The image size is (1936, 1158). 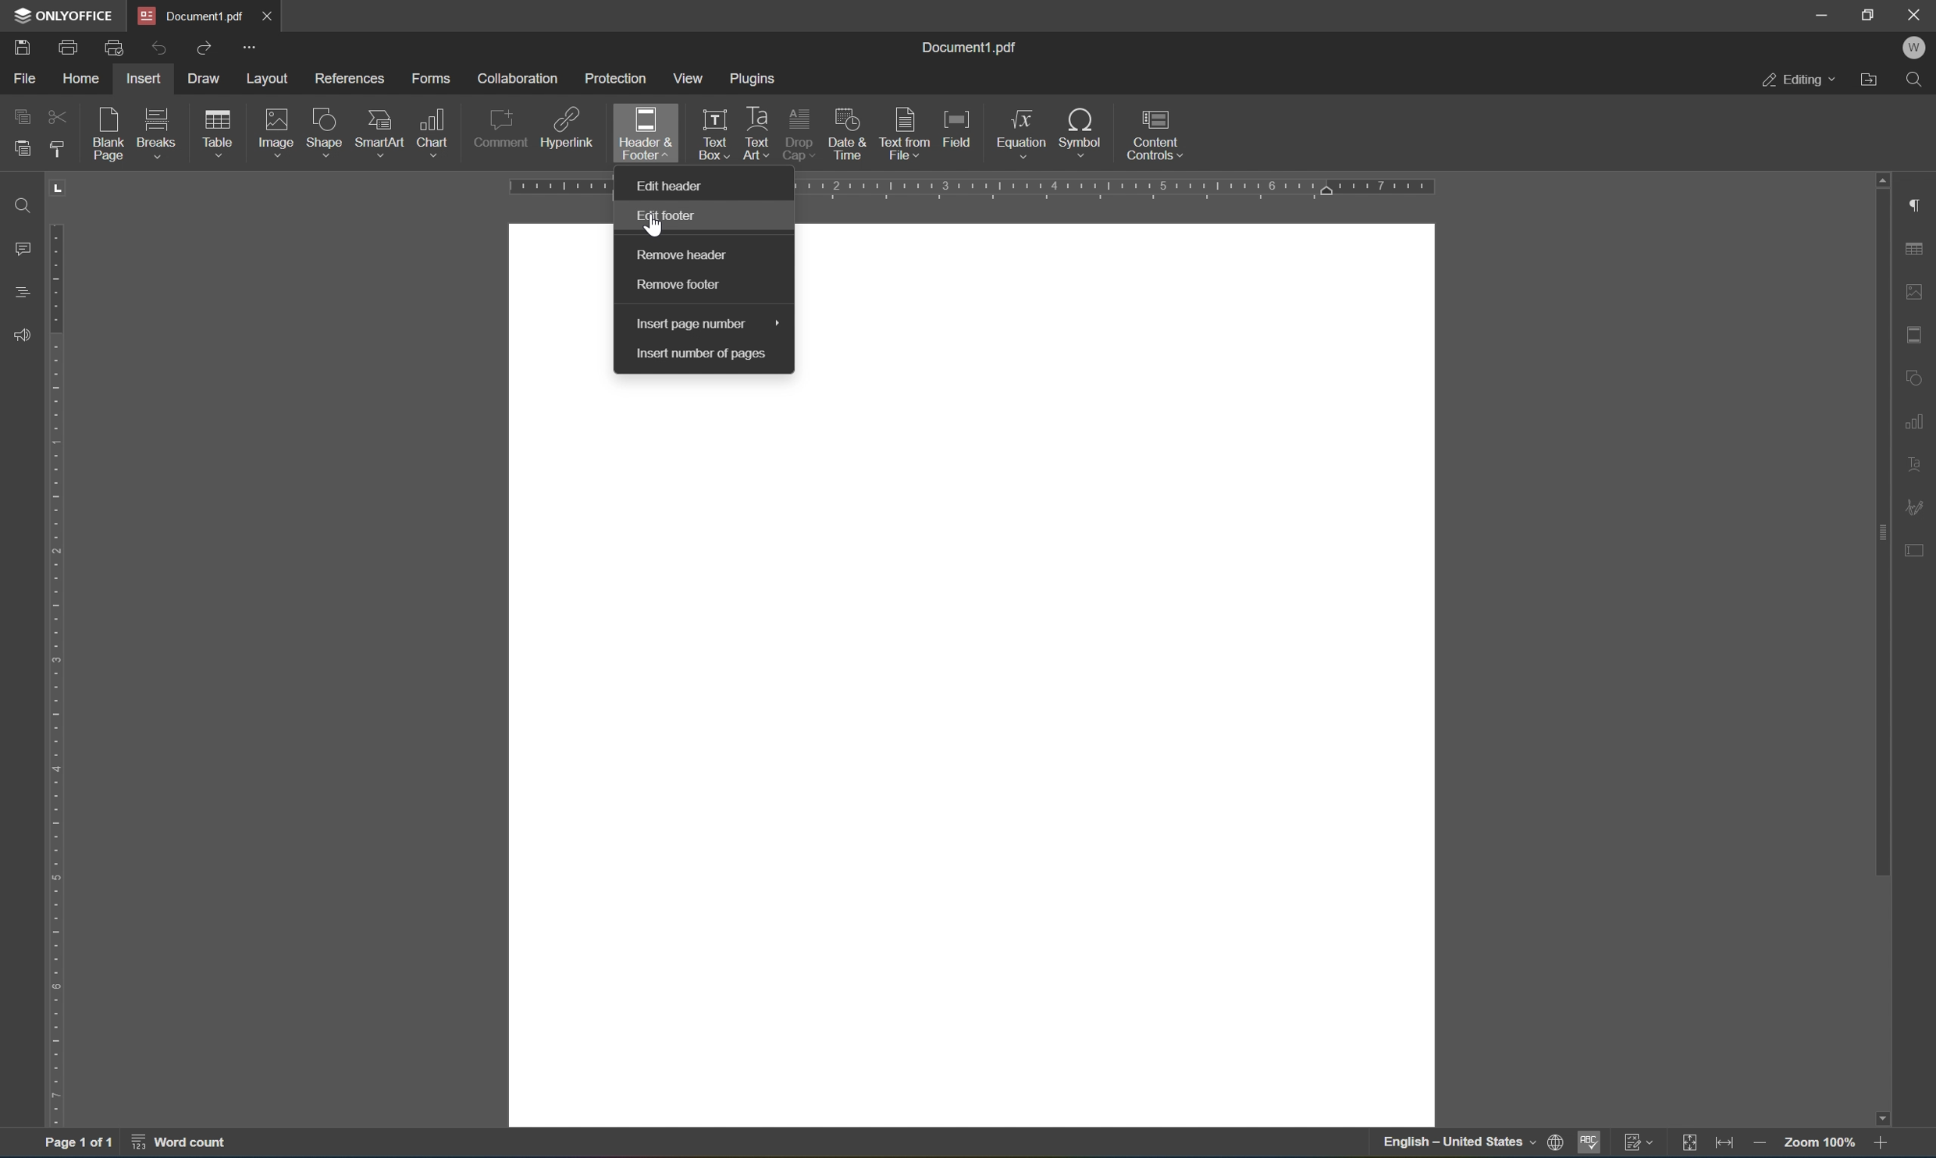 What do you see at coordinates (1155, 134) in the screenshot?
I see `content controls` at bounding box center [1155, 134].